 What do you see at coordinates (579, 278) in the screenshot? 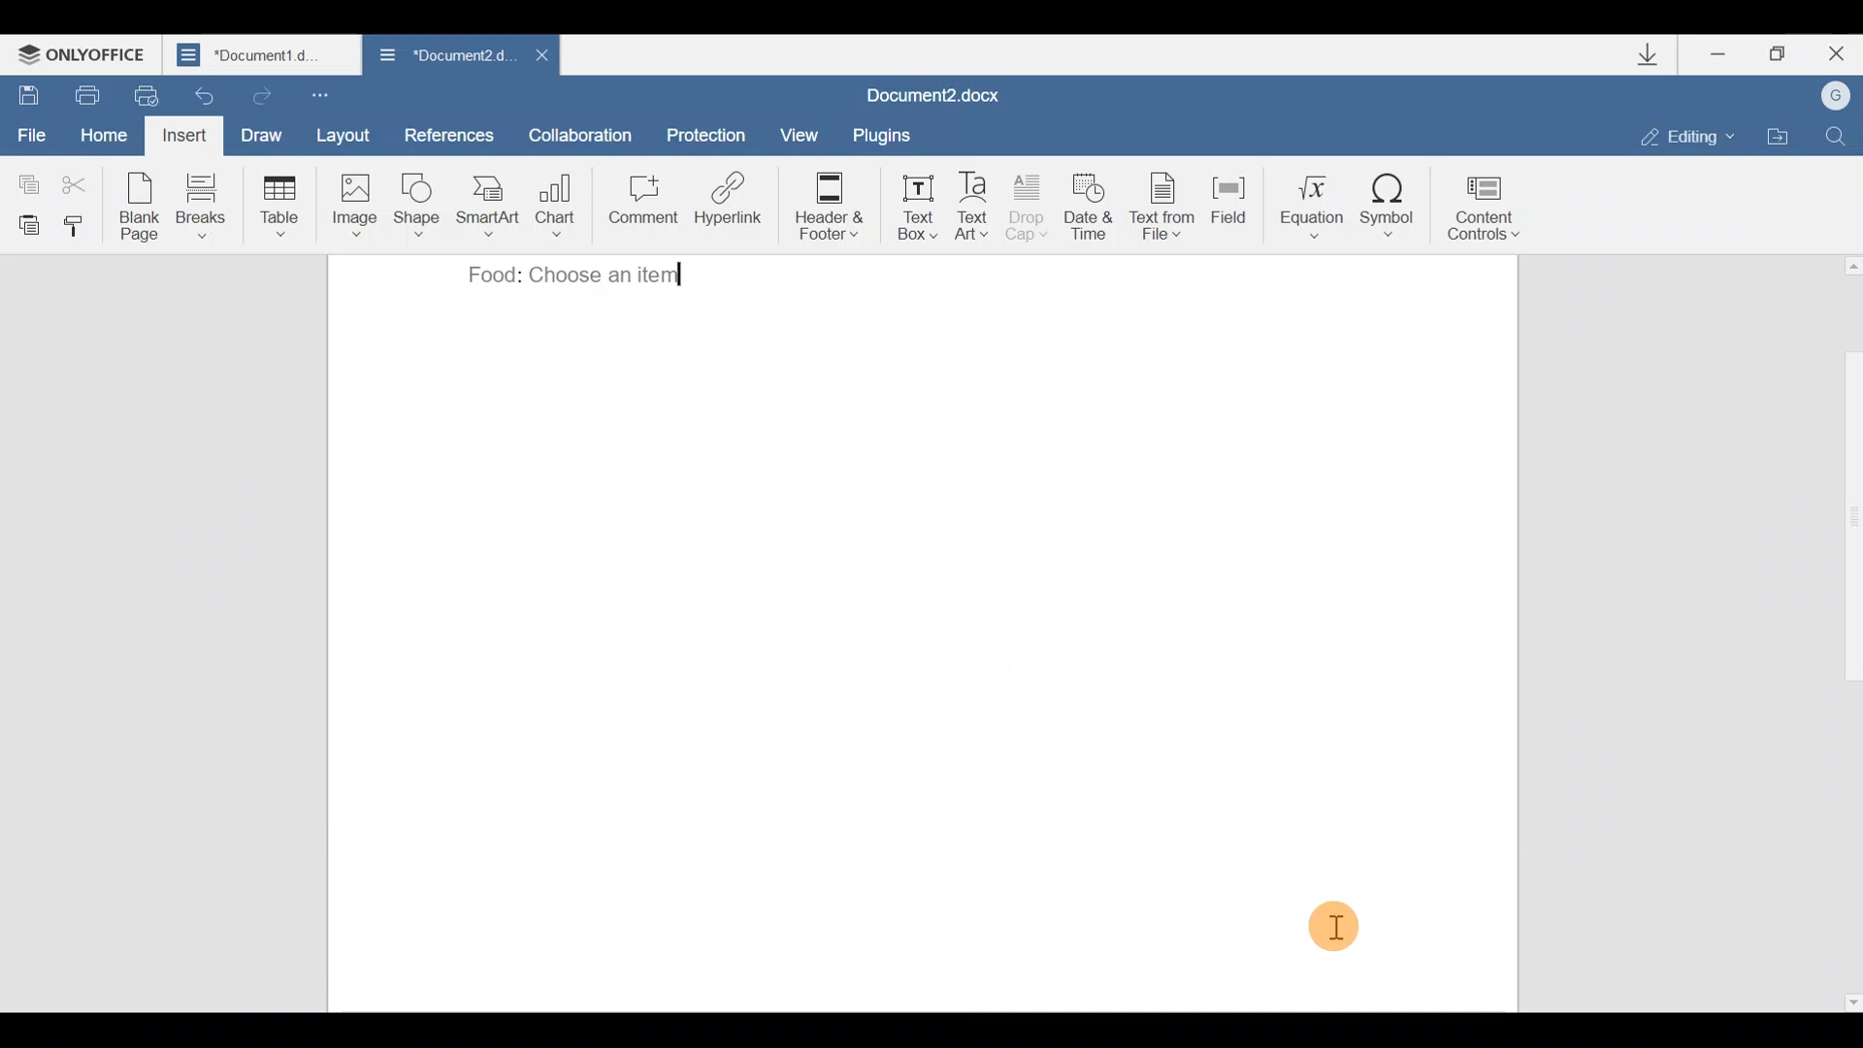
I see `Food: choose an item` at bounding box center [579, 278].